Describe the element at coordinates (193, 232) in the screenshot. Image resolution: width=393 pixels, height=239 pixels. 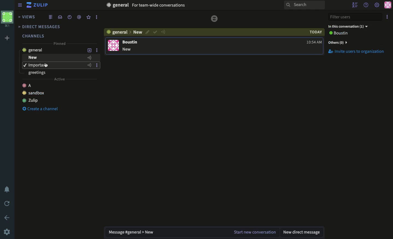
I see `Message` at that location.